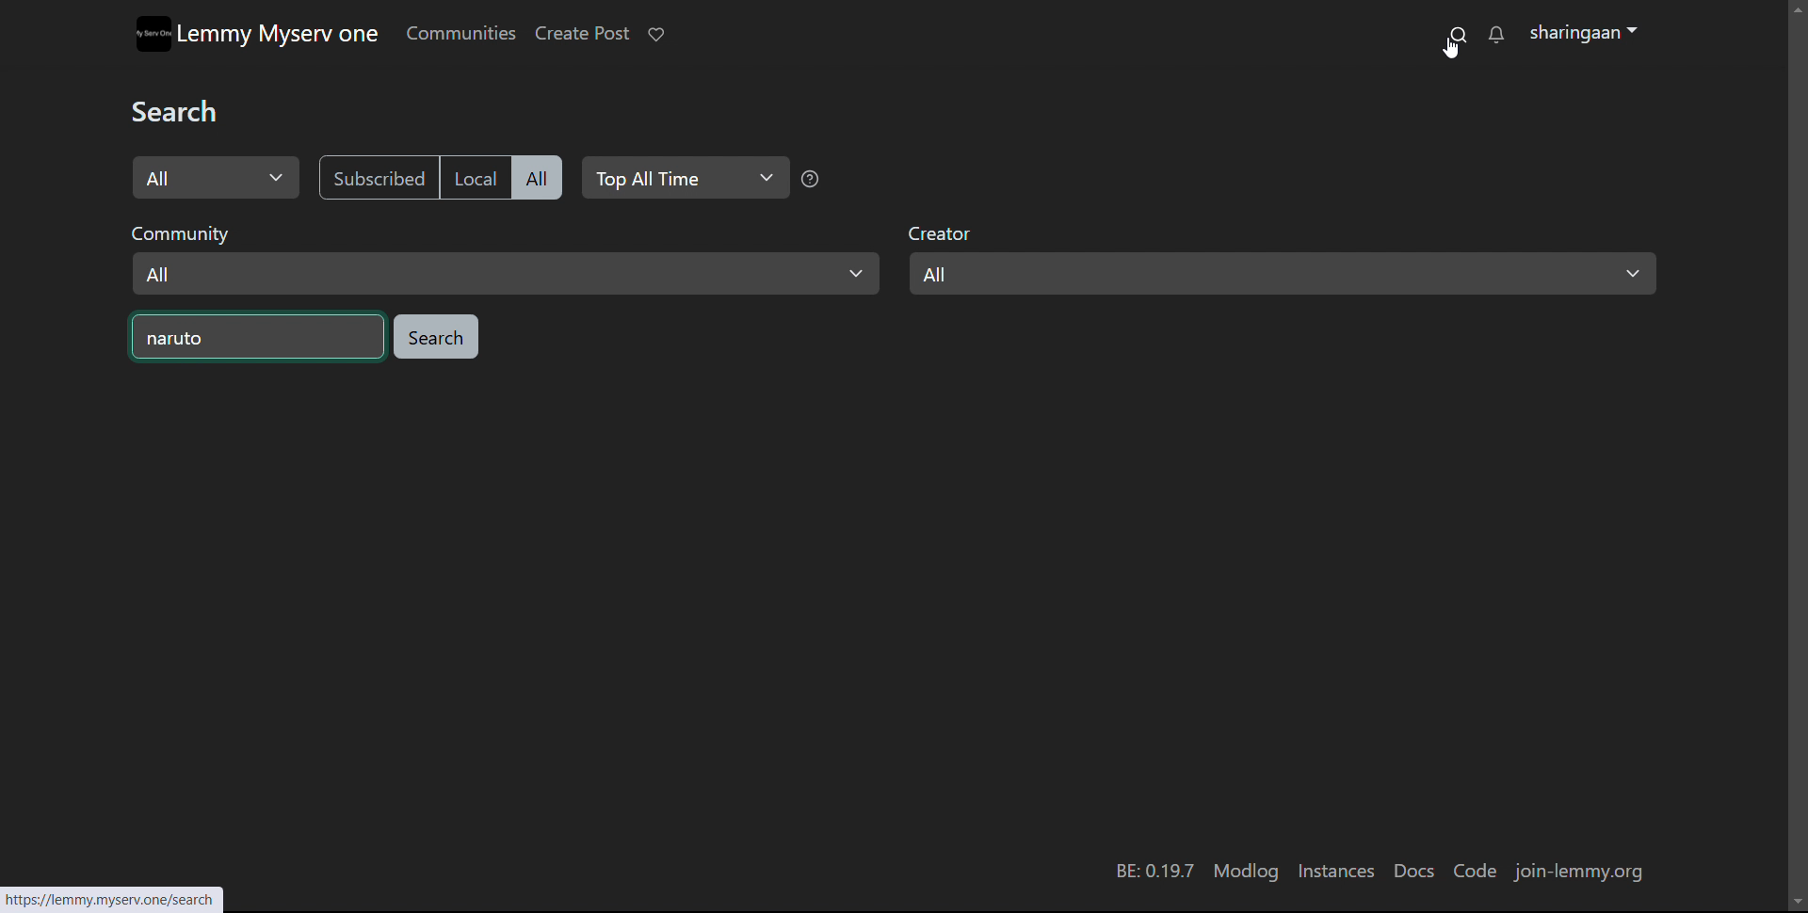 The image size is (1808, 913). What do you see at coordinates (257, 33) in the screenshot?
I see `Lemmy myserv one logo and name` at bounding box center [257, 33].